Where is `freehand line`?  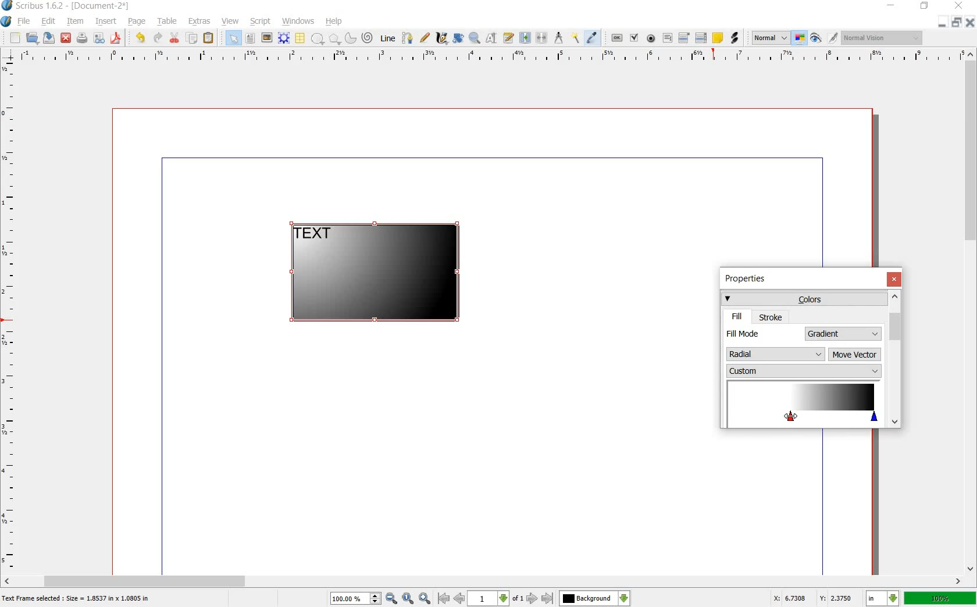
freehand line is located at coordinates (425, 37).